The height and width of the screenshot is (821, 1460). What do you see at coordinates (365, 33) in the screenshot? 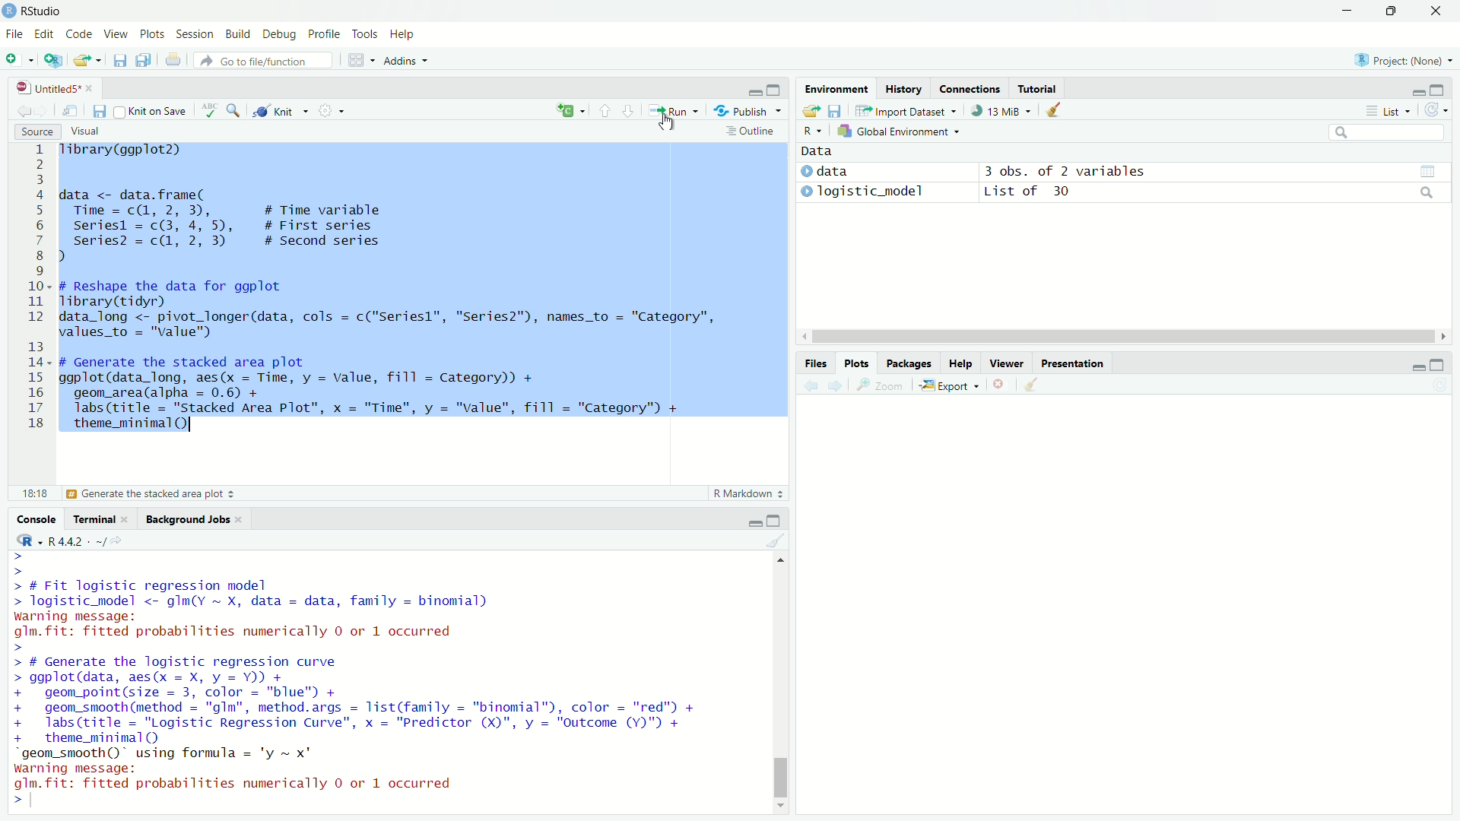
I see `Tools` at bounding box center [365, 33].